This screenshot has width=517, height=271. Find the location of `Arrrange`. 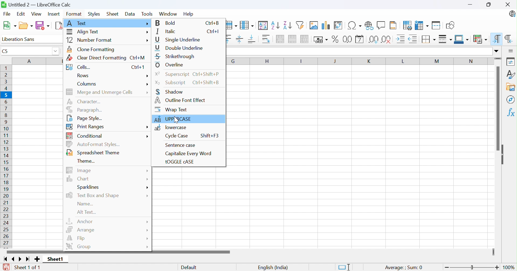

Arrrange is located at coordinates (81, 230).